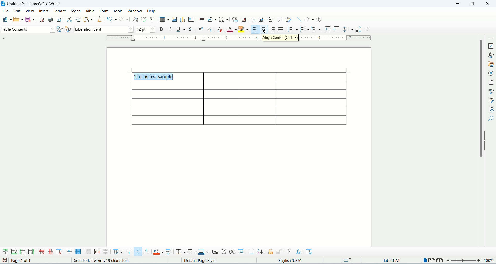 This screenshot has height=264, width=496. I want to click on edit, so click(18, 11).